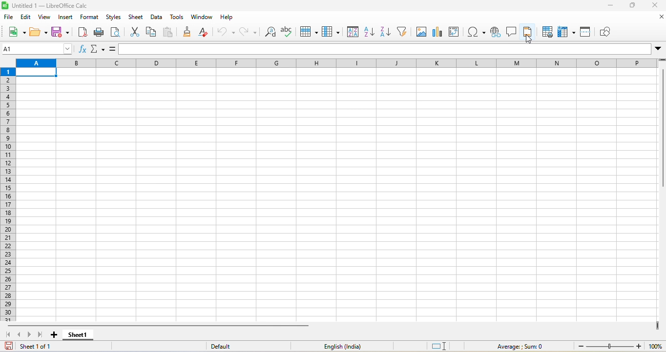 This screenshot has height=352, width=666. What do you see at coordinates (188, 33) in the screenshot?
I see `clone formatting` at bounding box center [188, 33].